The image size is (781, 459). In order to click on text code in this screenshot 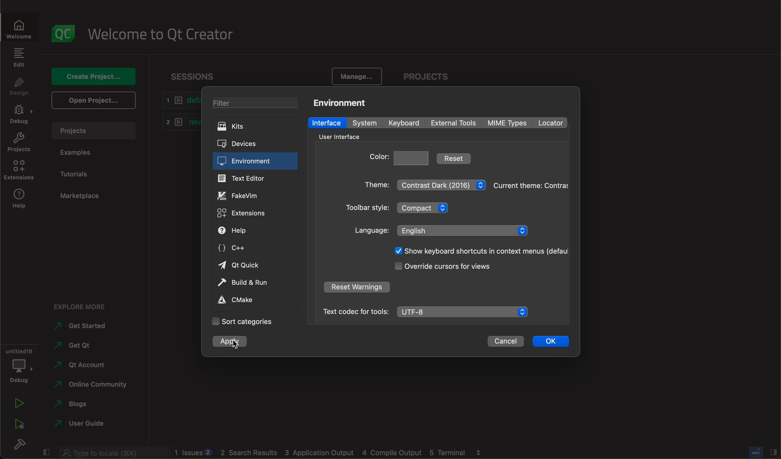, I will do `click(424, 311)`.